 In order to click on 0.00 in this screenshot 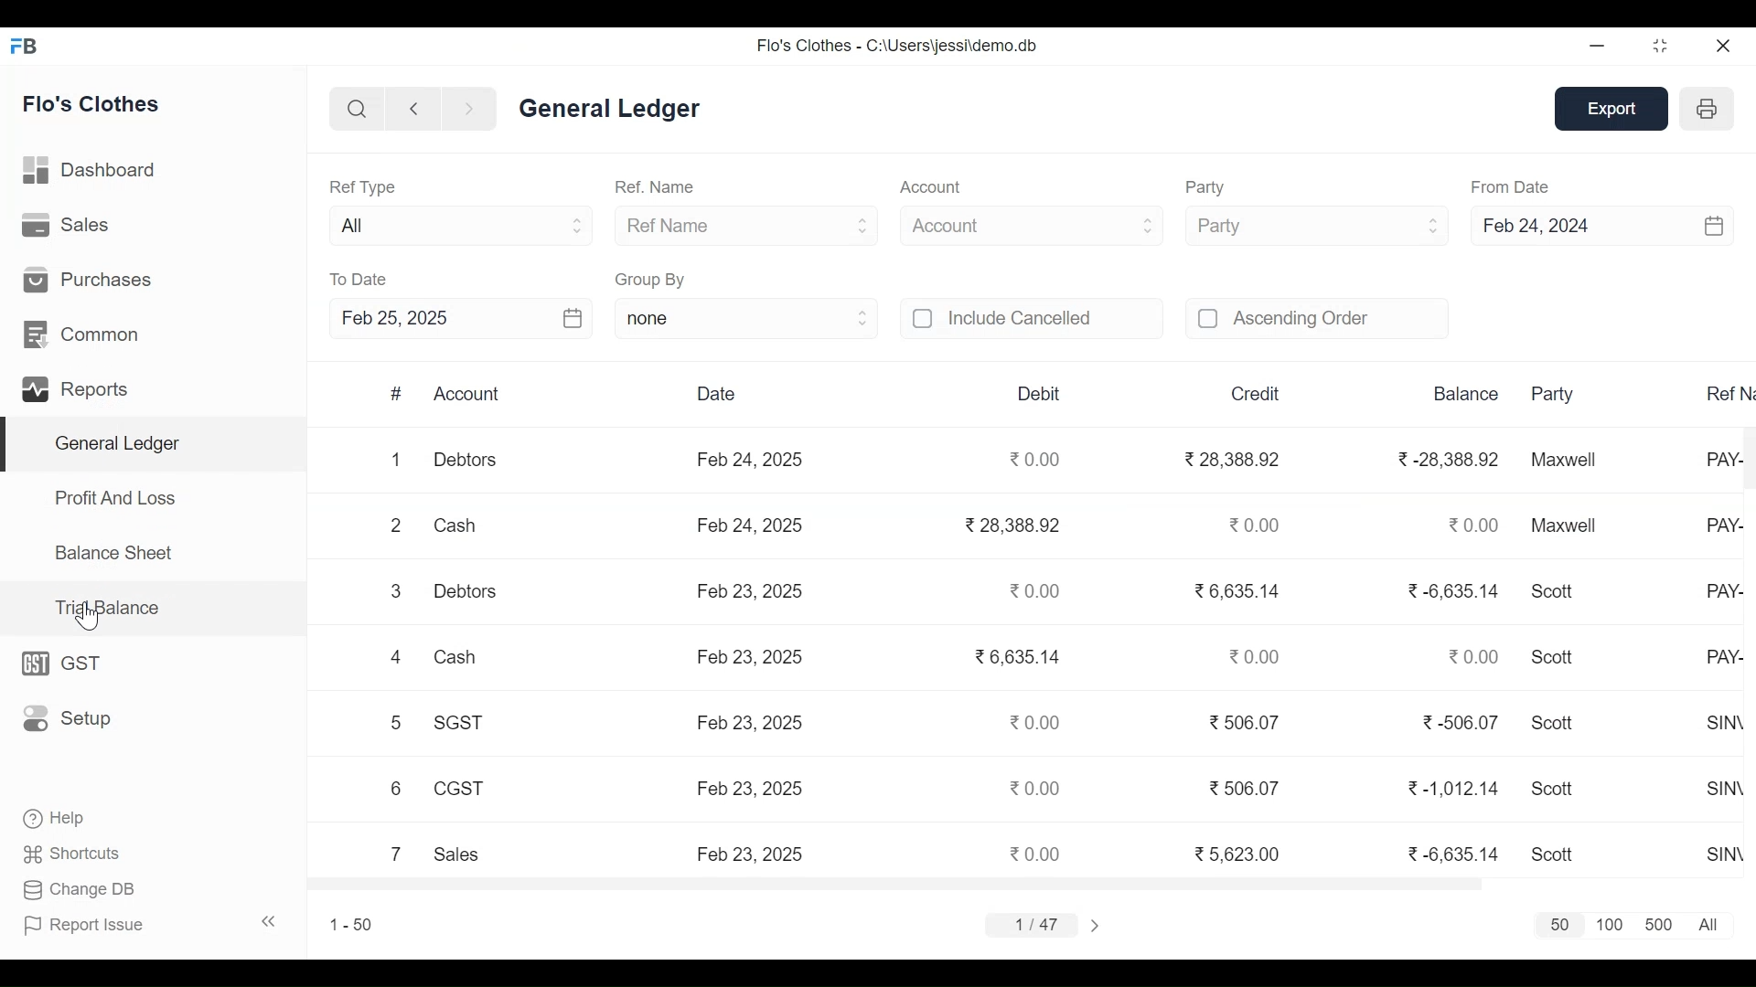, I will do `click(1477, 656)`.